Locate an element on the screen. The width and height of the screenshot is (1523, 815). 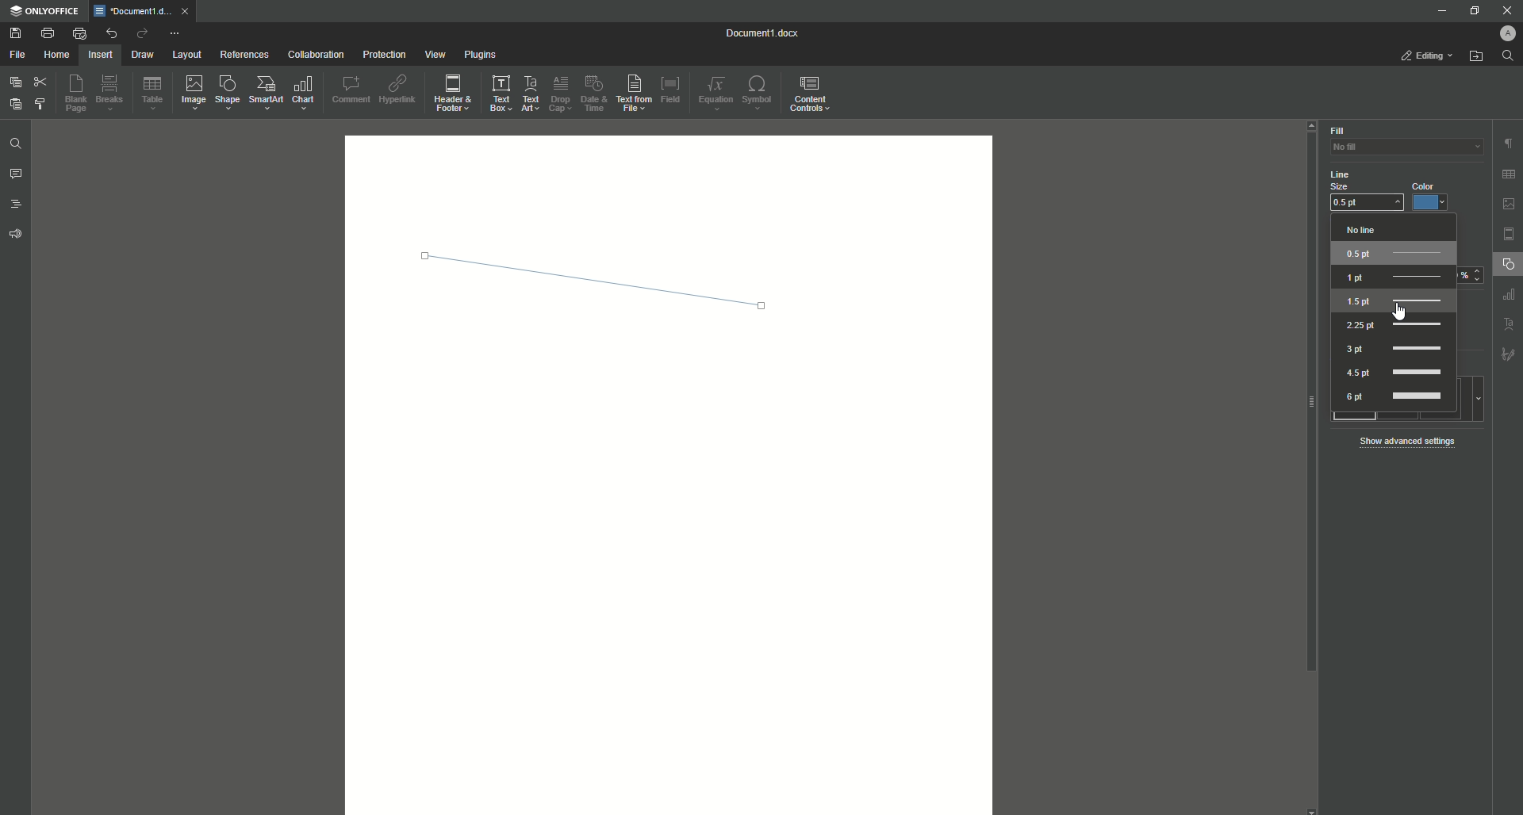
Collaboration is located at coordinates (318, 55).